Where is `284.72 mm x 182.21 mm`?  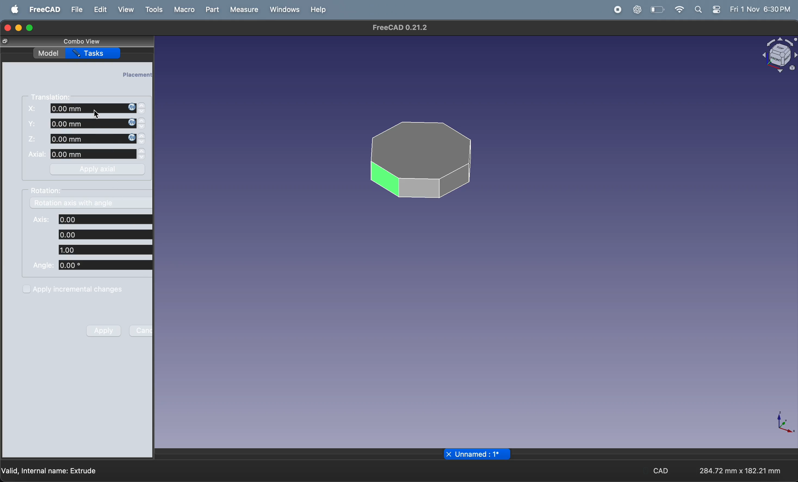
284.72 mm x 182.21 mm is located at coordinates (738, 470).